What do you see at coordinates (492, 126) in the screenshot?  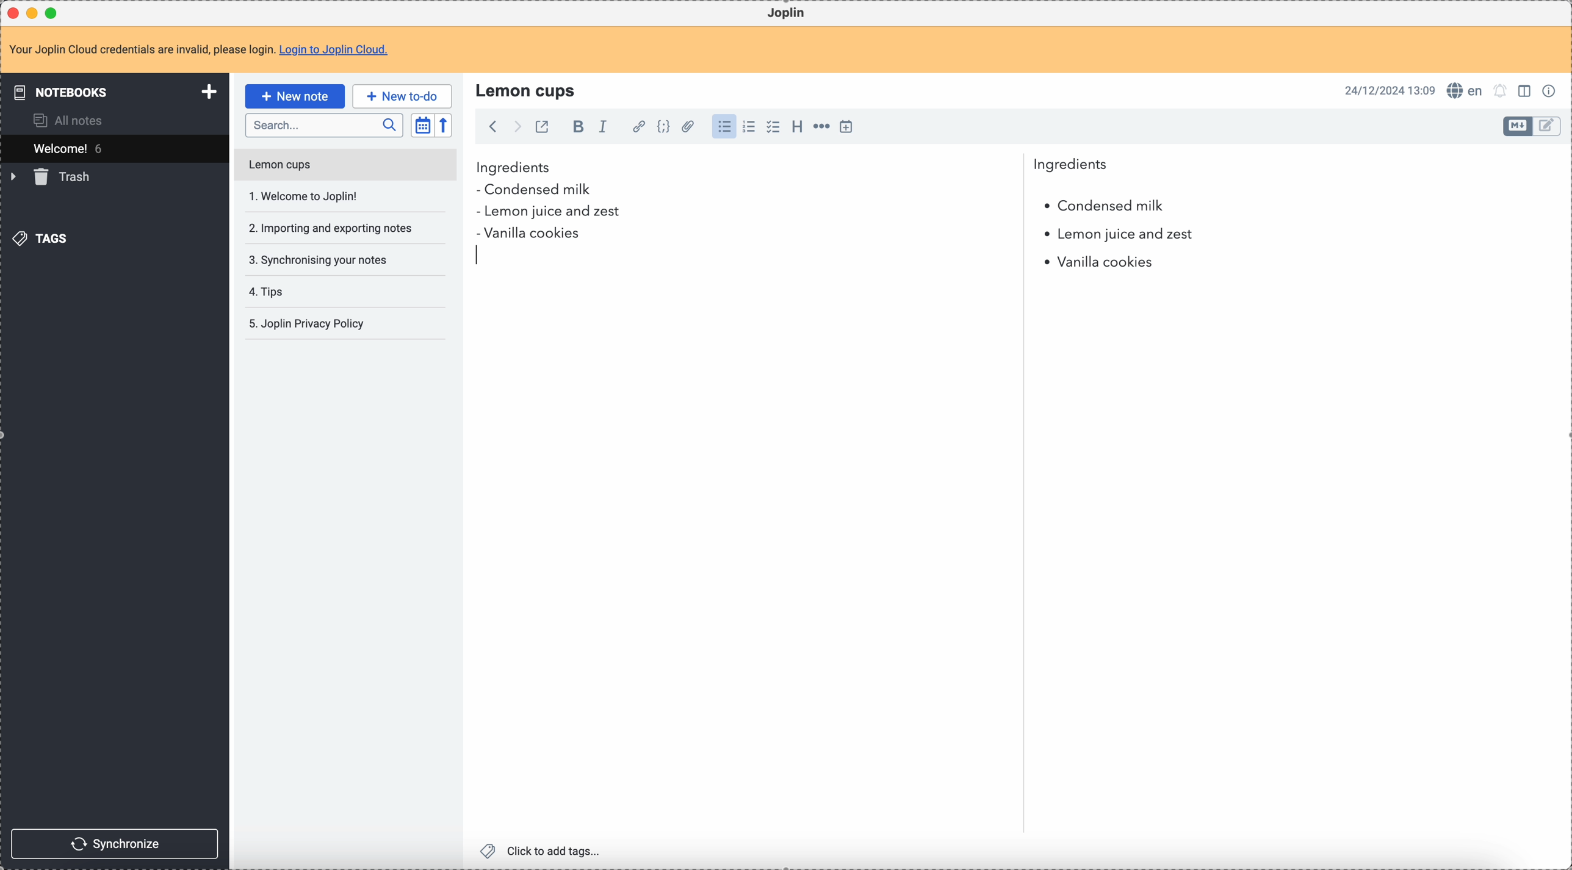 I see `back` at bounding box center [492, 126].